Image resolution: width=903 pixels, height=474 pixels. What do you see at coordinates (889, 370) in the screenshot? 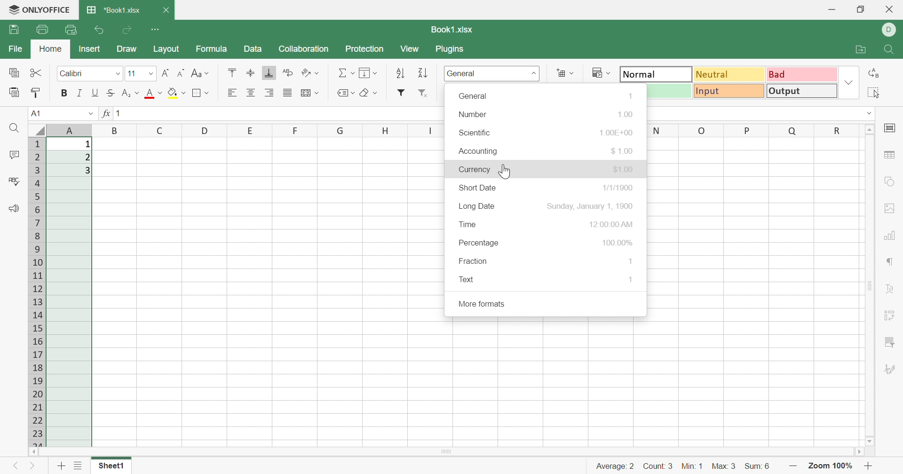
I see `Signature settings` at bounding box center [889, 370].